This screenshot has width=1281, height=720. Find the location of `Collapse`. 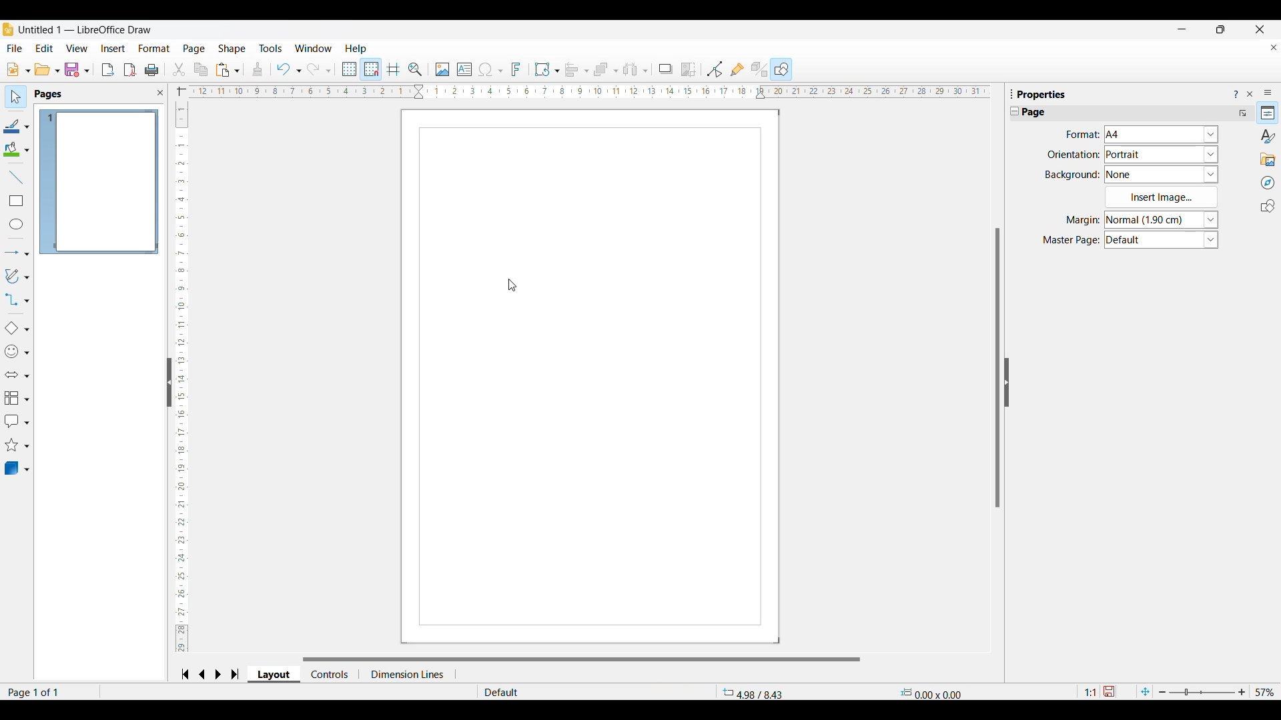

Collapse is located at coordinates (1015, 111).